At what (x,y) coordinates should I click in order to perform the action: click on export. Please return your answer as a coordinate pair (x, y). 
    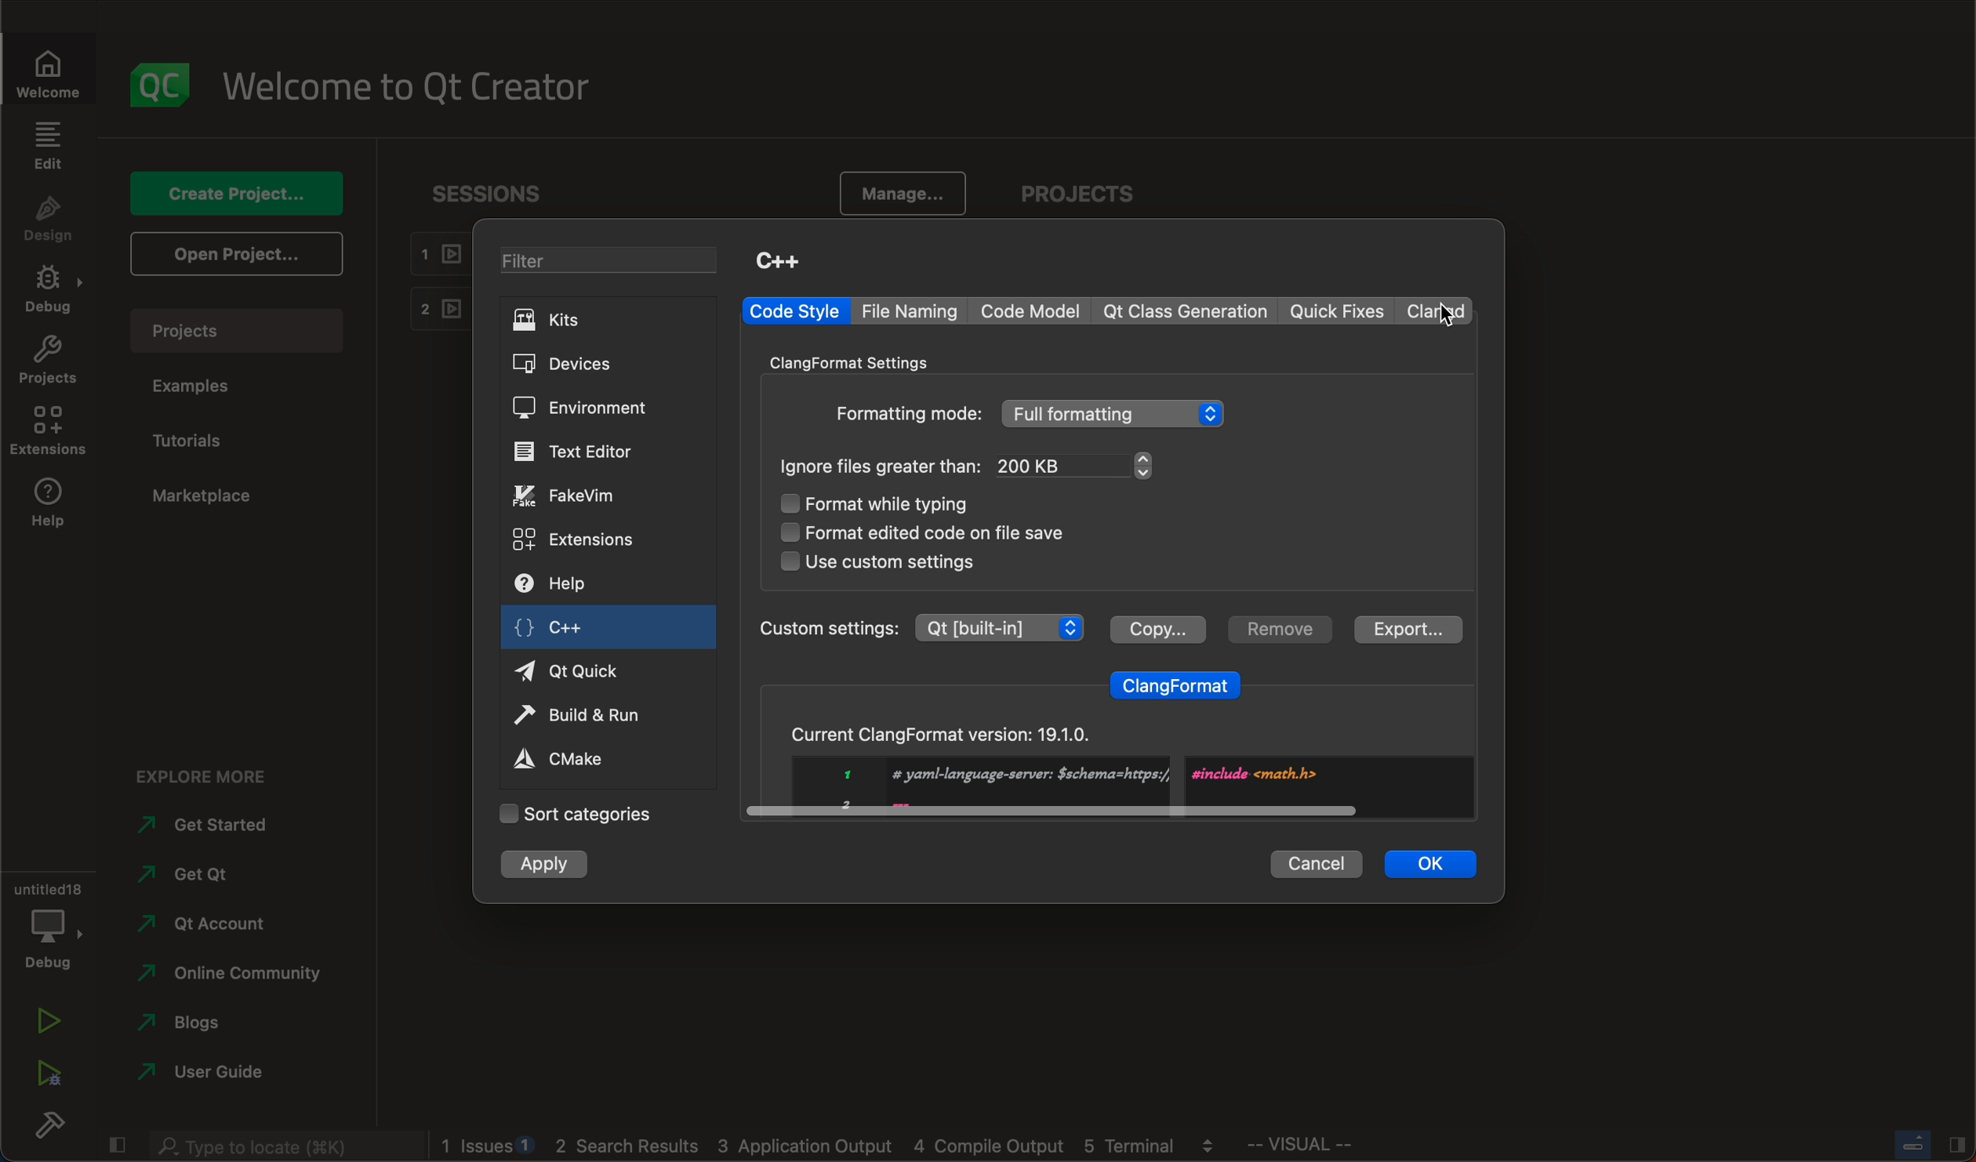
    Looking at the image, I should click on (1411, 629).